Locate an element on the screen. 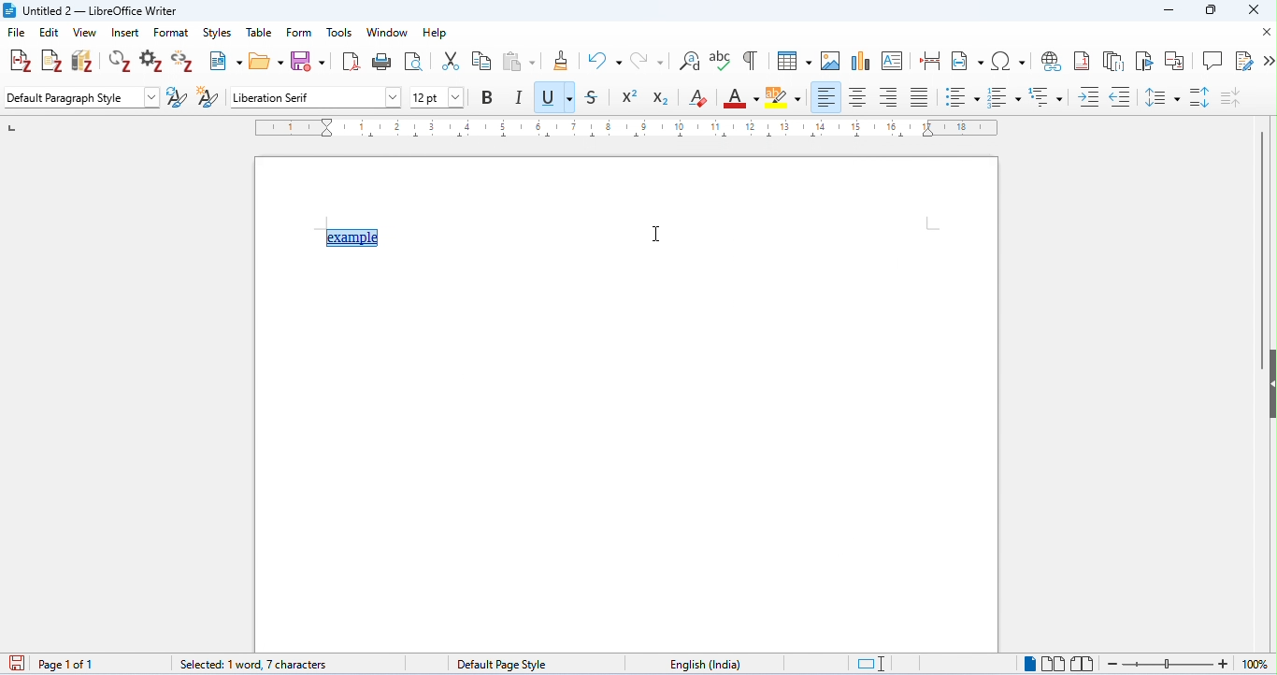  bold is located at coordinates (488, 97).